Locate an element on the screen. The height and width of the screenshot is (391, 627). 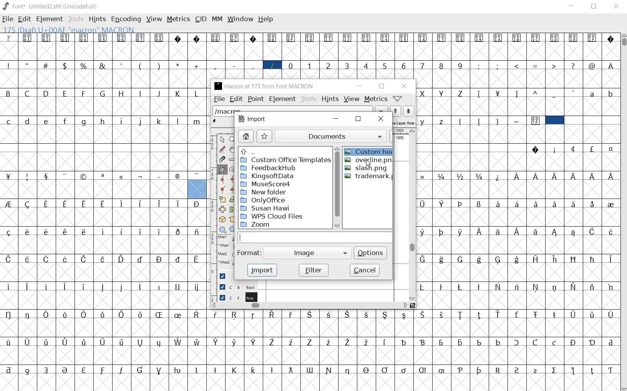
Symbol is located at coordinates (347, 38).